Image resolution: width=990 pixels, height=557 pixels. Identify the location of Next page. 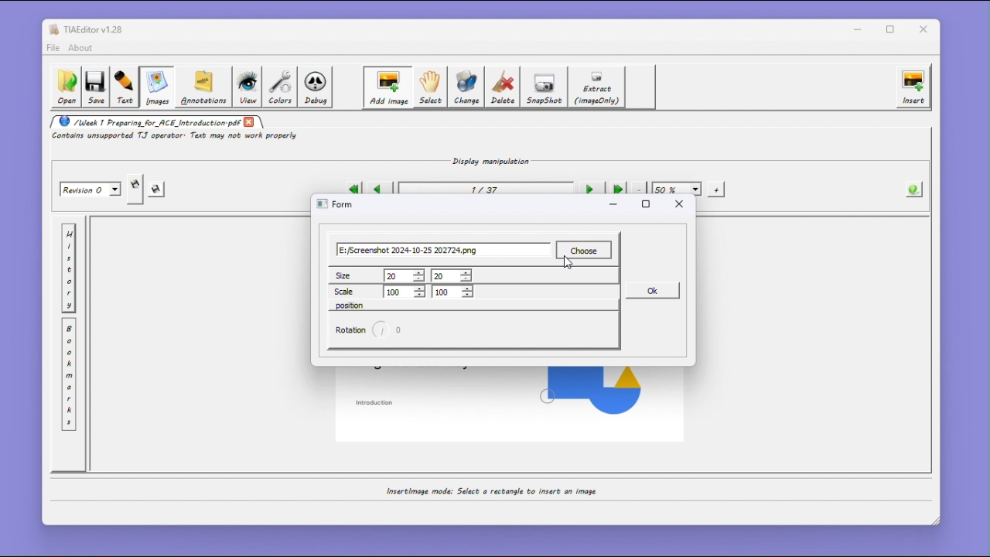
(589, 190).